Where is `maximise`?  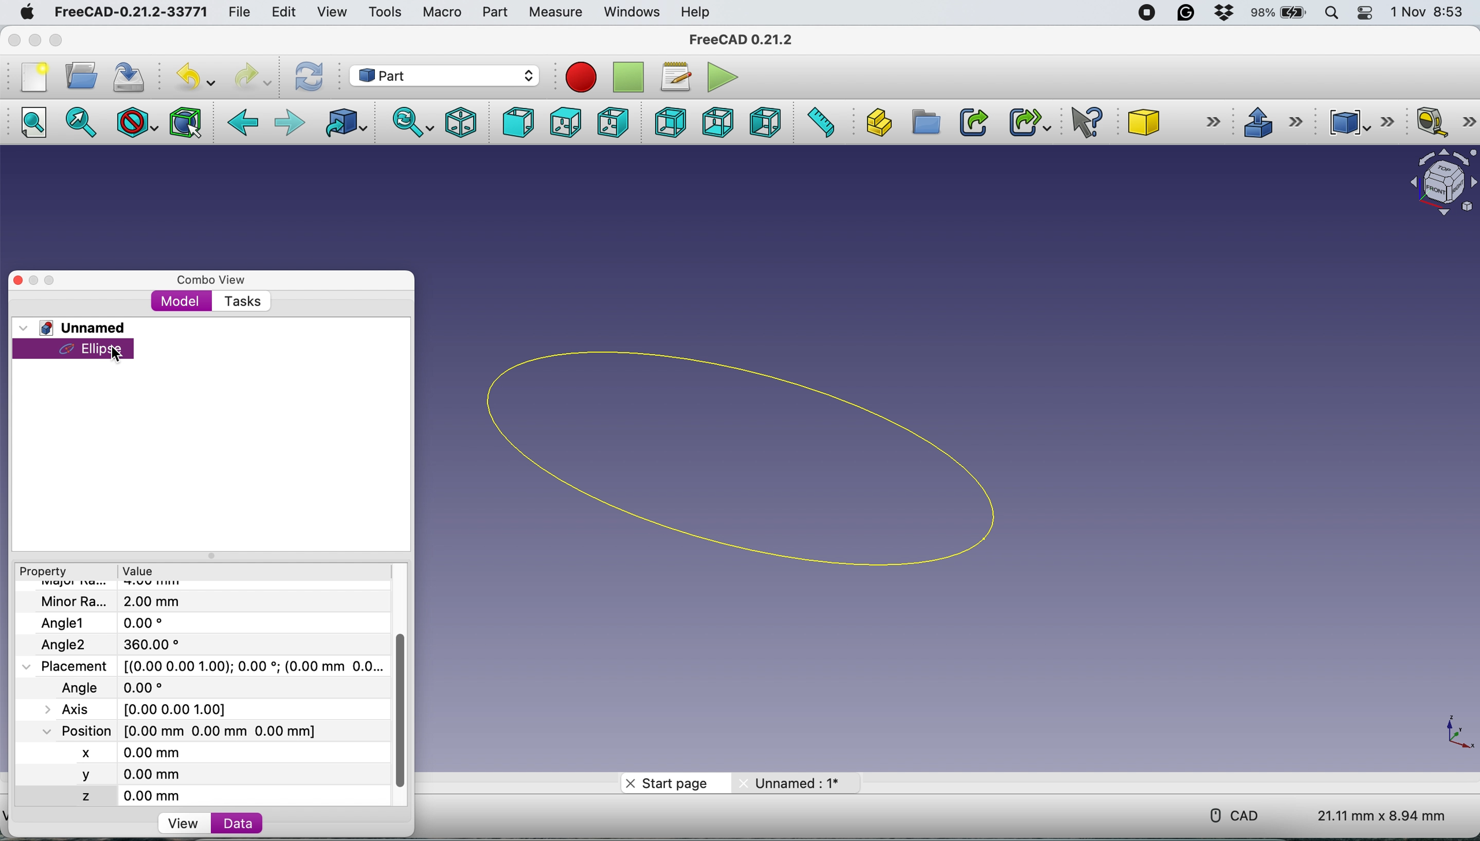 maximise is located at coordinates (54, 40).